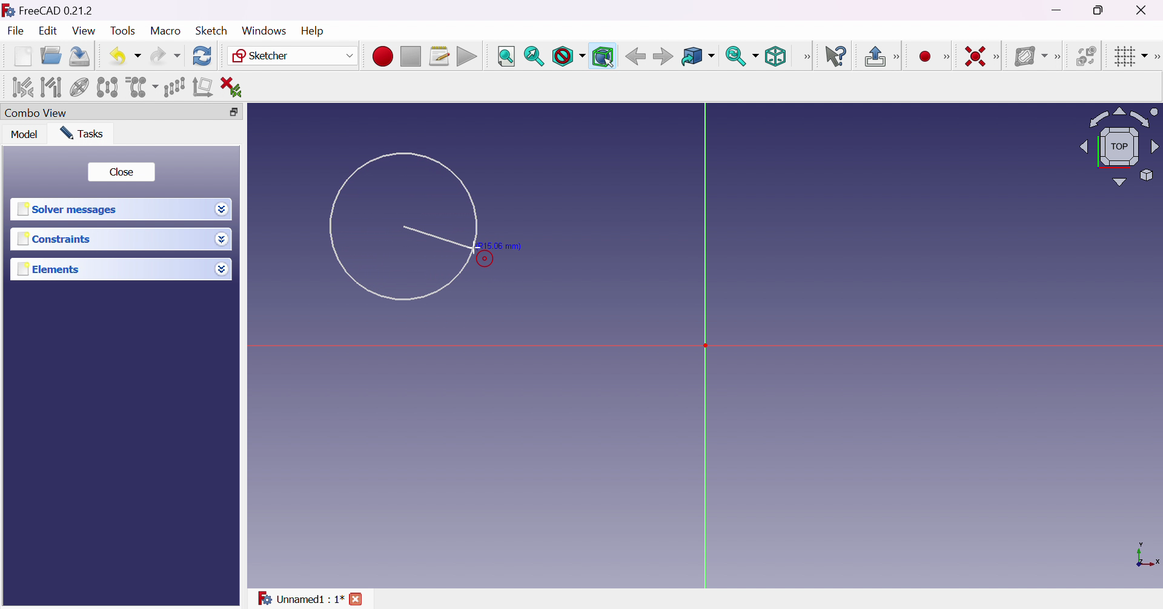  Describe the element at coordinates (382, 54) in the screenshot. I see `Macro recording...` at that location.